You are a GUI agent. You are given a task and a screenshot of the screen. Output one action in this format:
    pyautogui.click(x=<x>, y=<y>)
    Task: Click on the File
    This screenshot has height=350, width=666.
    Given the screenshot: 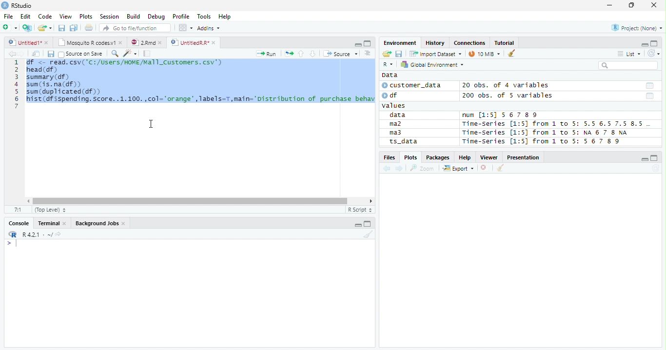 What is the action you would take?
    pyautogui.click(x=8, y=16)
    